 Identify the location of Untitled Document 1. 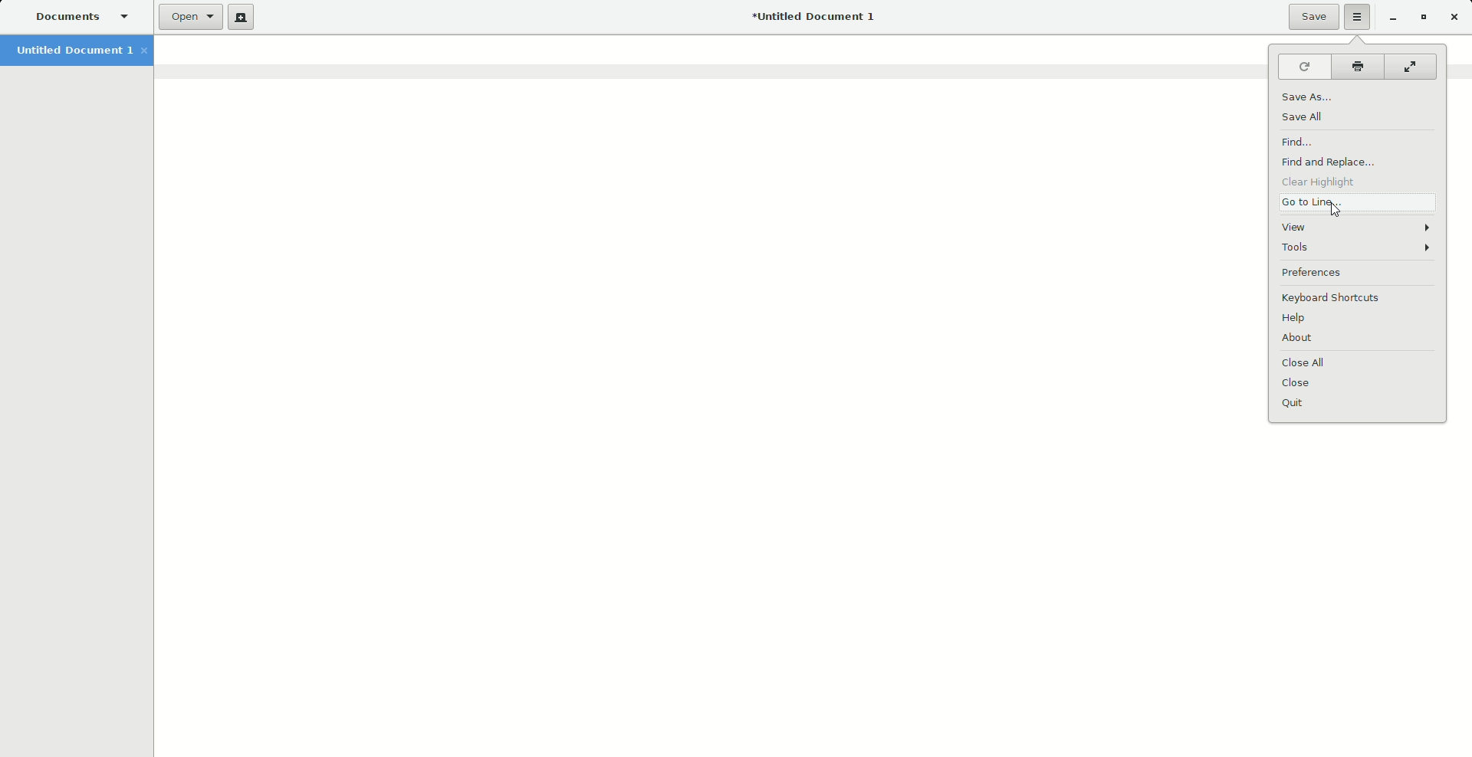
(81, 52).